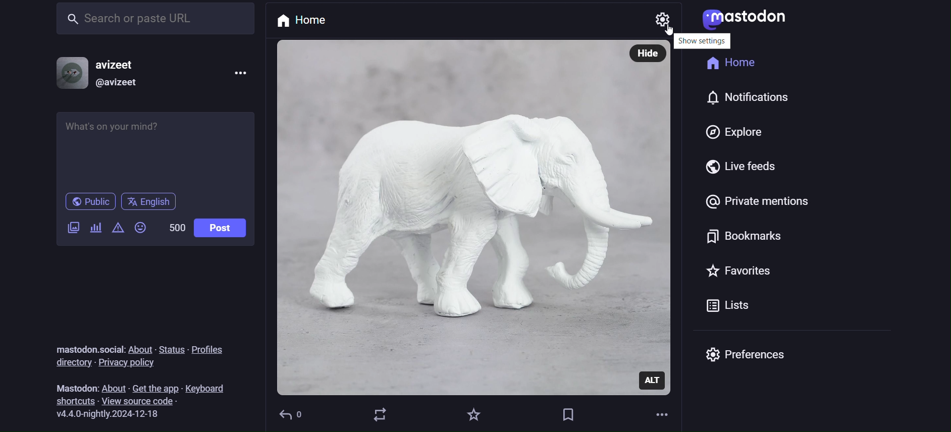 The width and height of the screenshot is (951, 432). What do you see at coordinates (141, 230) in the screenshot?
I see `add emoji` at bounding box center [141, 230].